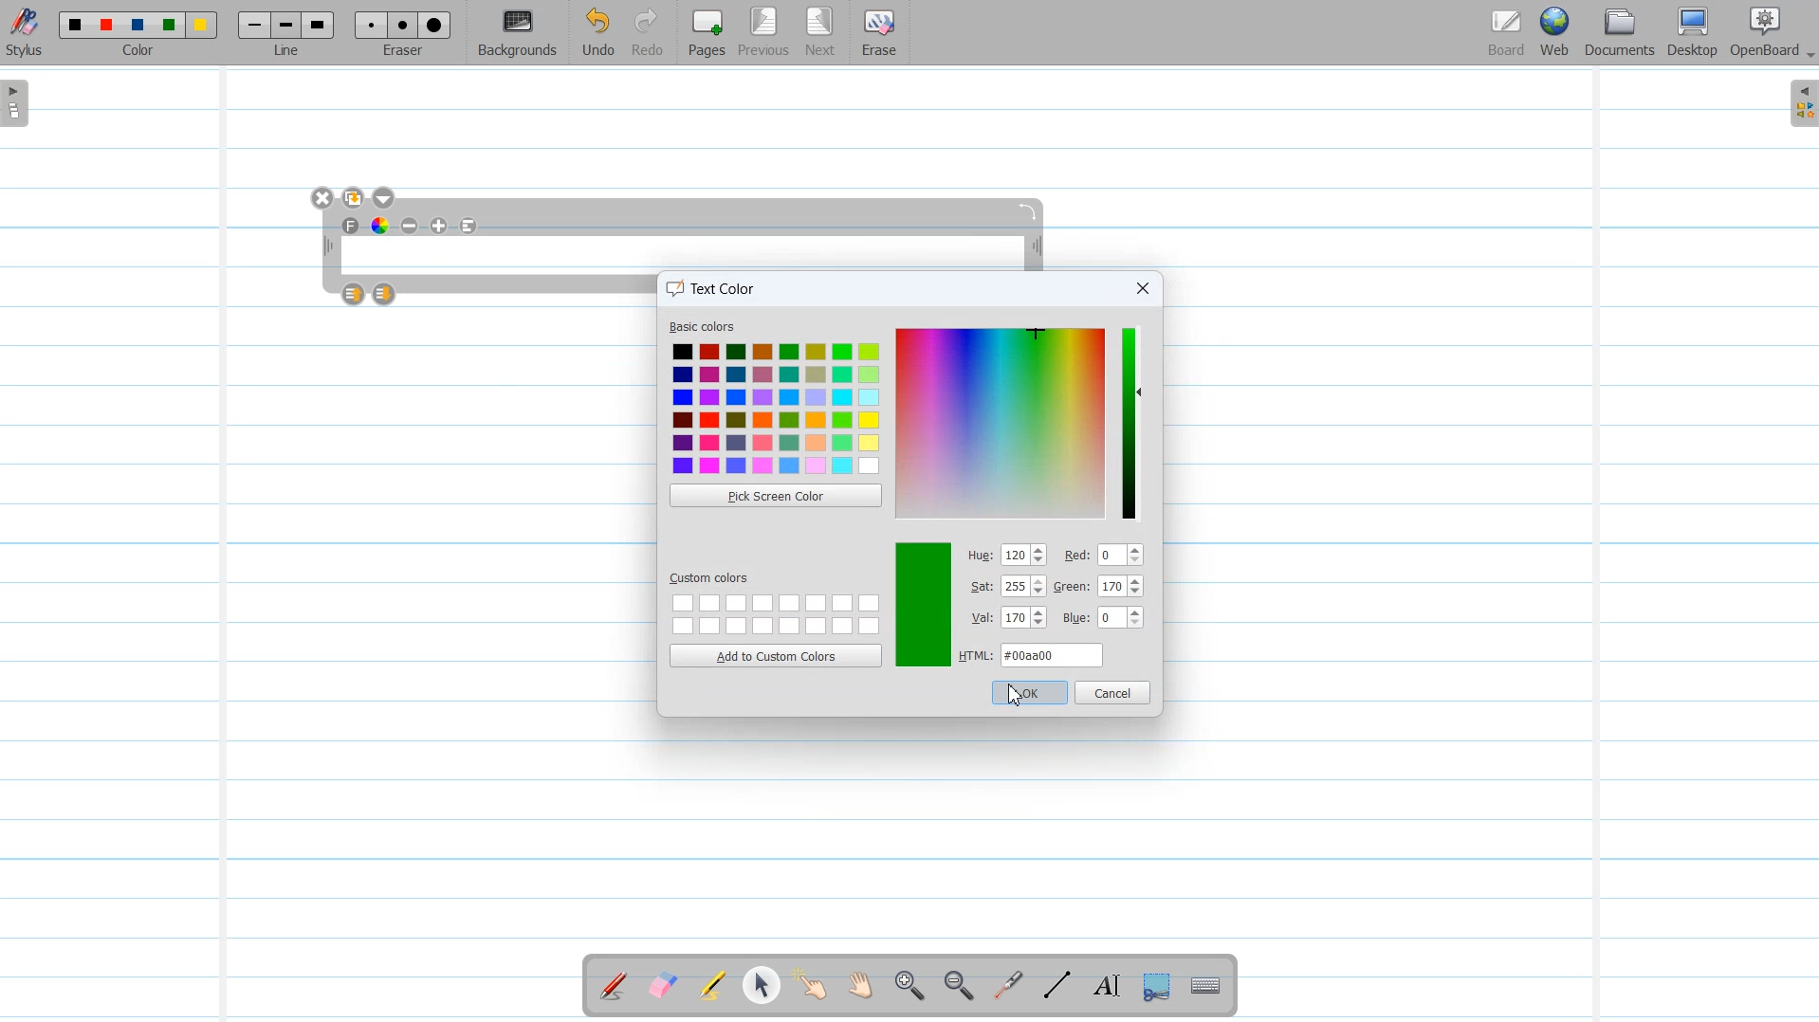 This screenshot has height=1022, width=1819. I want to click on Sat adjuster, so click(1007, 587).